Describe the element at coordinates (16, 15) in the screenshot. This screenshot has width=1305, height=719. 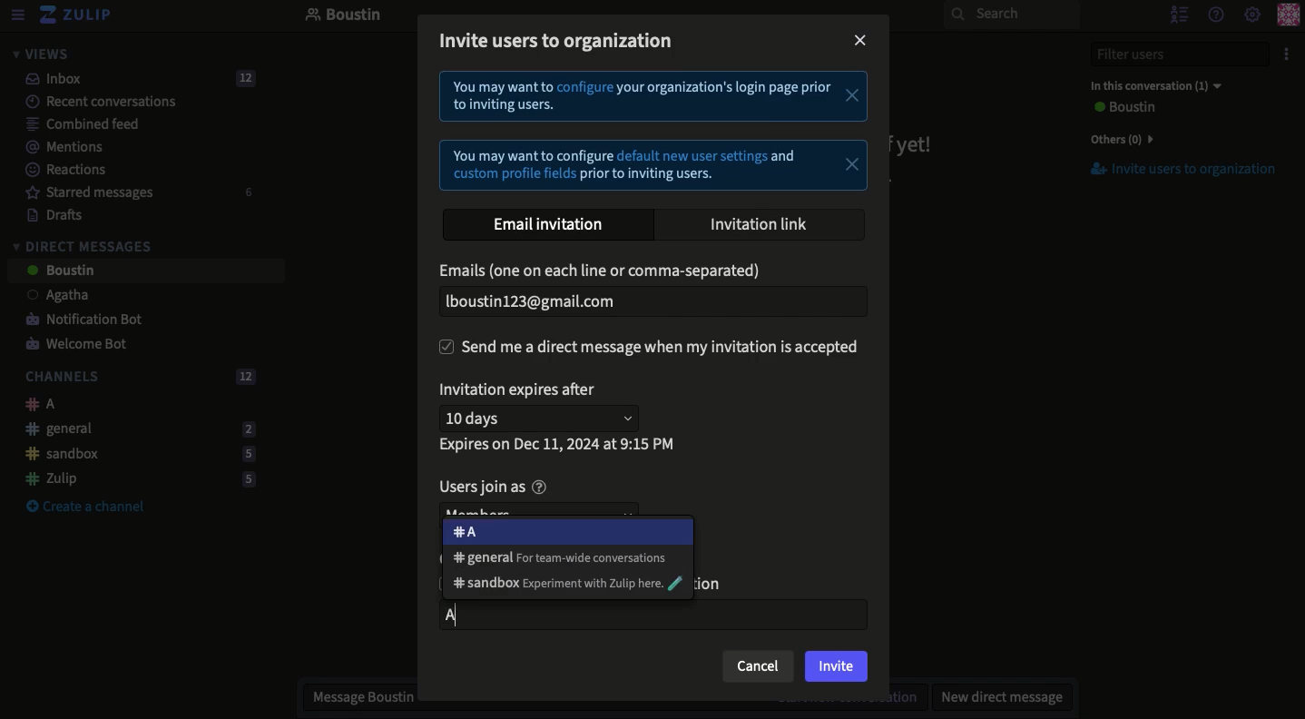
I see `View menu` at that location.